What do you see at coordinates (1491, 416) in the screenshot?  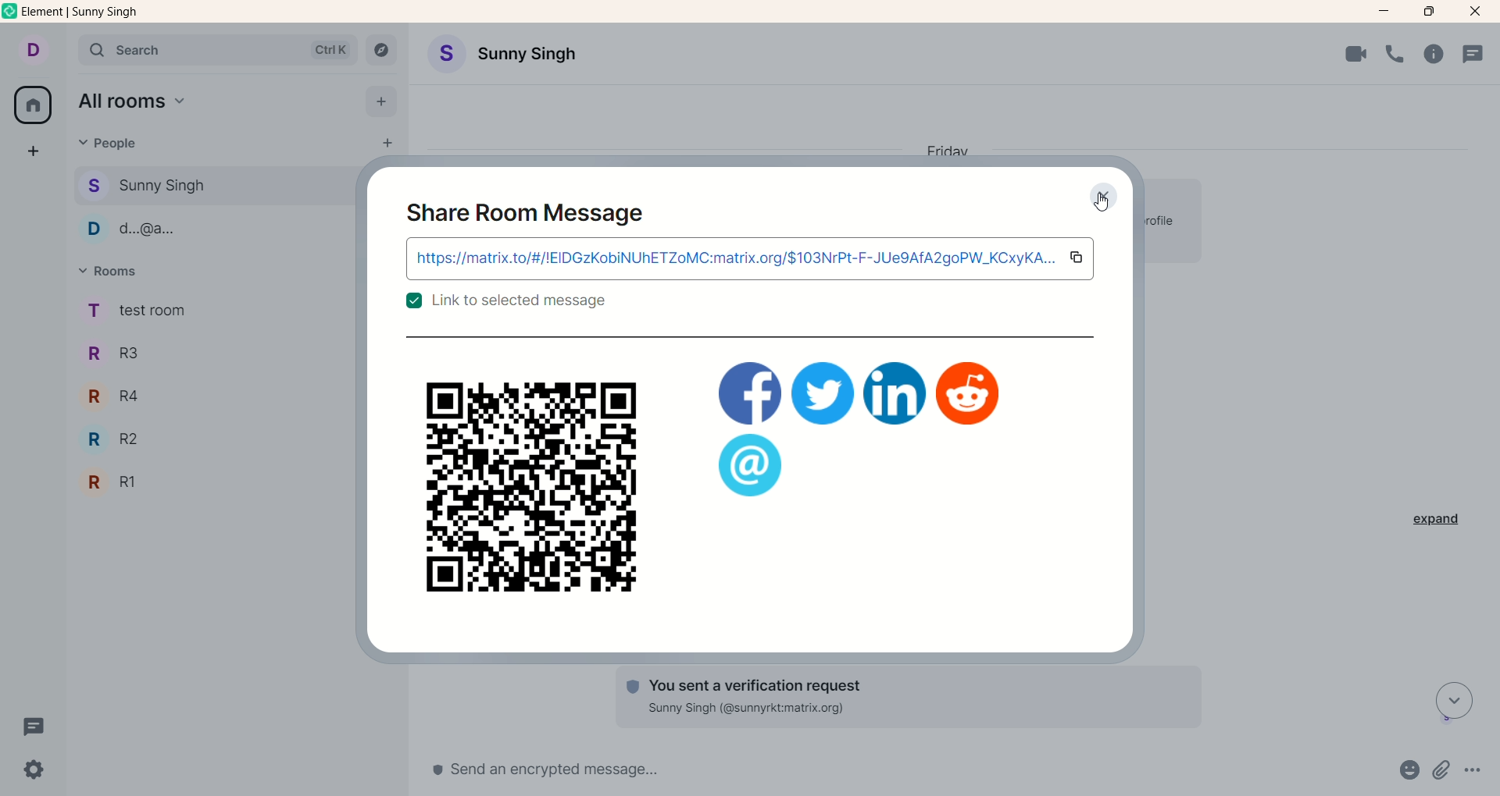 I see `vertical scroll bar` at bounding box center [1491, 416].